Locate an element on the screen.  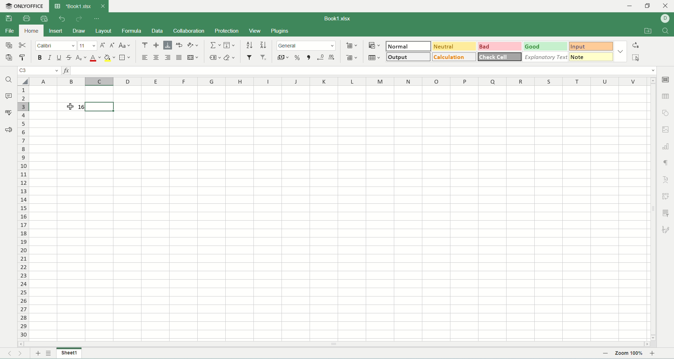
comments is located at coordinates (8, 95).